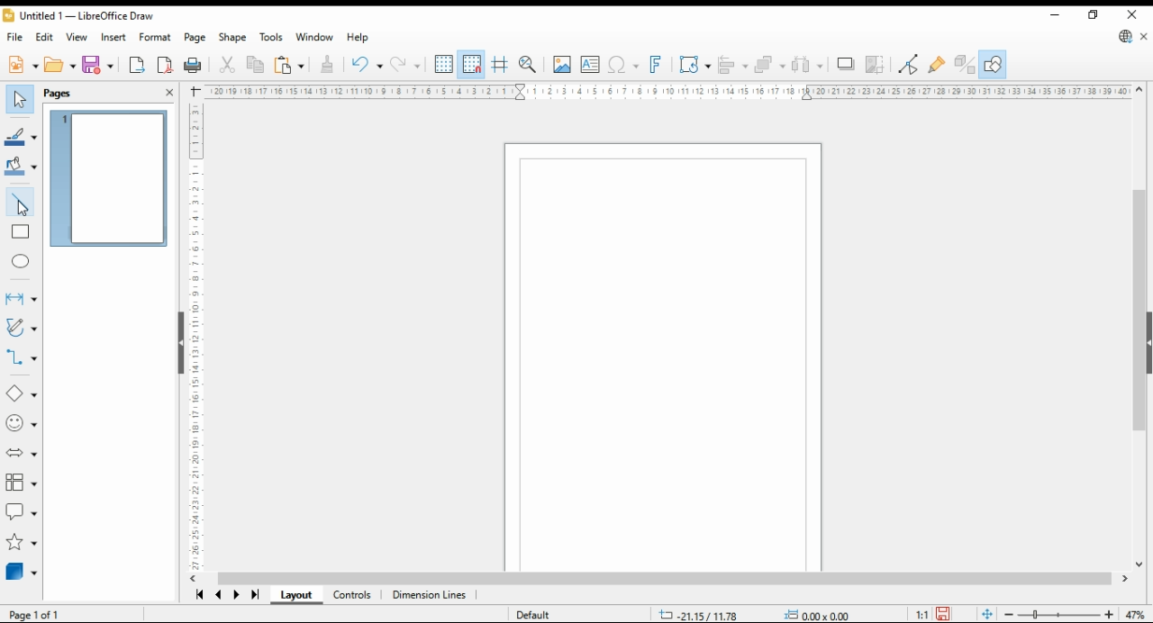 The width and height of the screenshot is (1153, 623). What do you see at coordinates (590, 66) in the screenshot?
I see `insert textbox` at bounding box center [590, 66].